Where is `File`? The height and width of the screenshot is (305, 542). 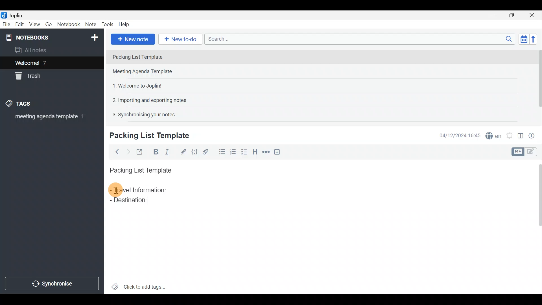 File is located at coordinates (6, 24).